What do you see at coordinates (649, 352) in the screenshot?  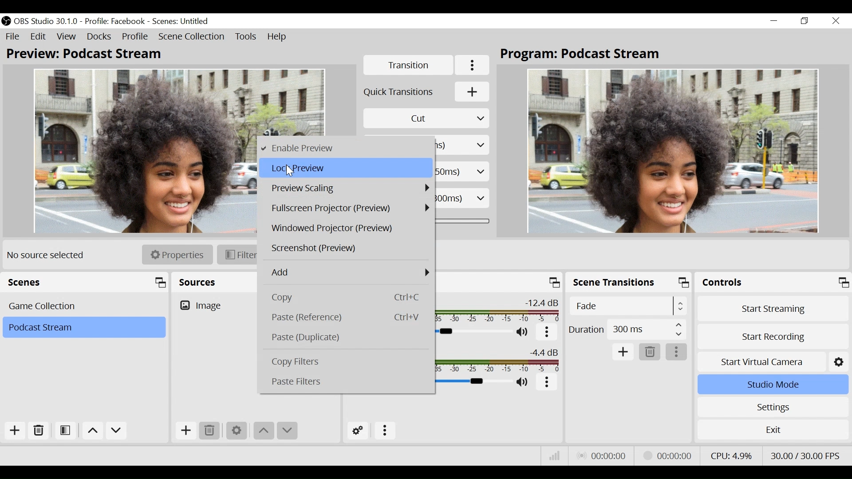 I see `Remove` at bounding box center [649, 352].